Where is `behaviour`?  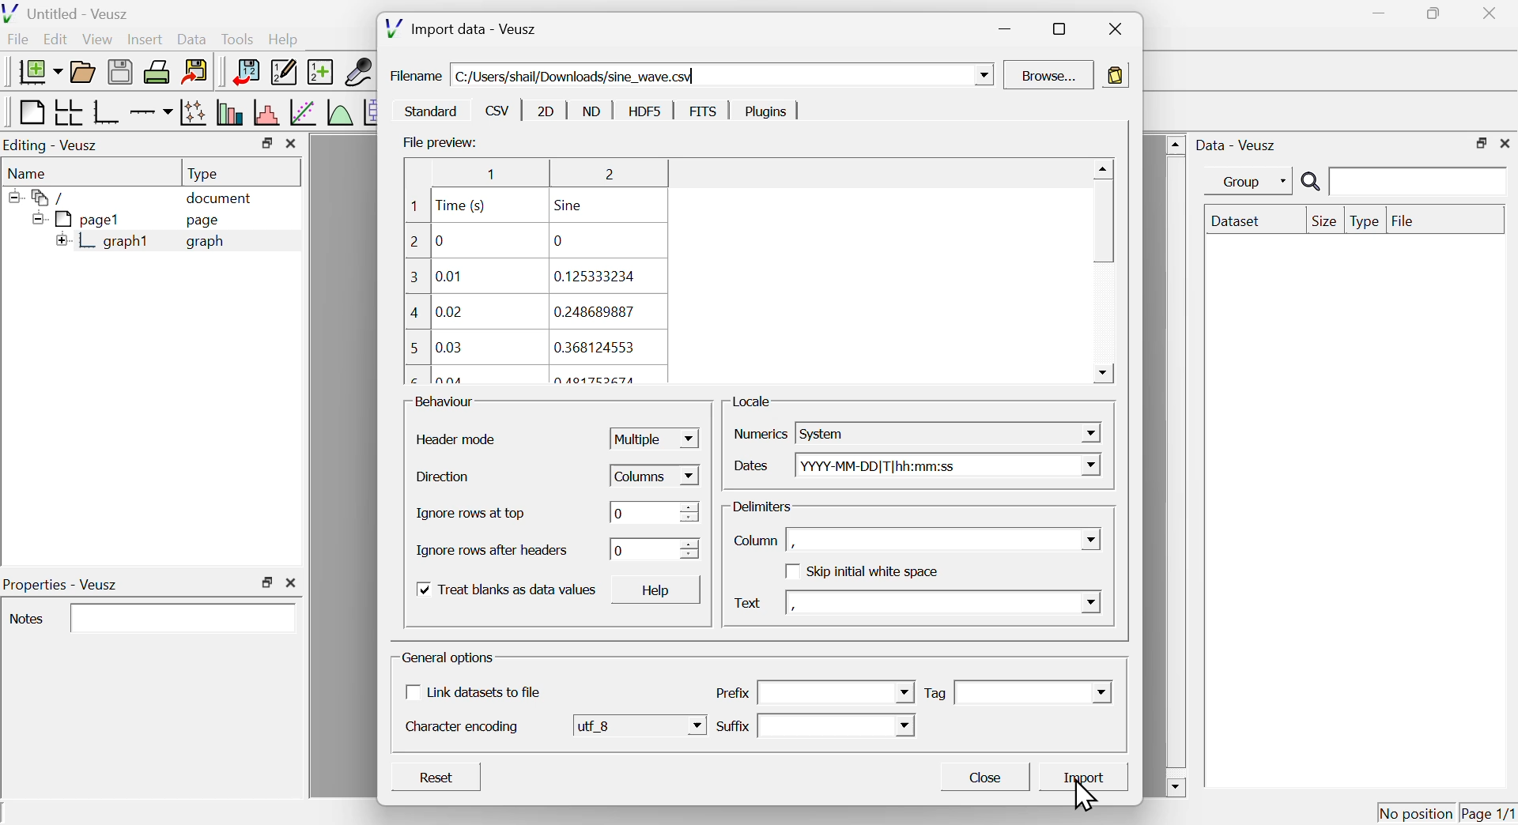 behaviour is located at coordinates (444, 402).